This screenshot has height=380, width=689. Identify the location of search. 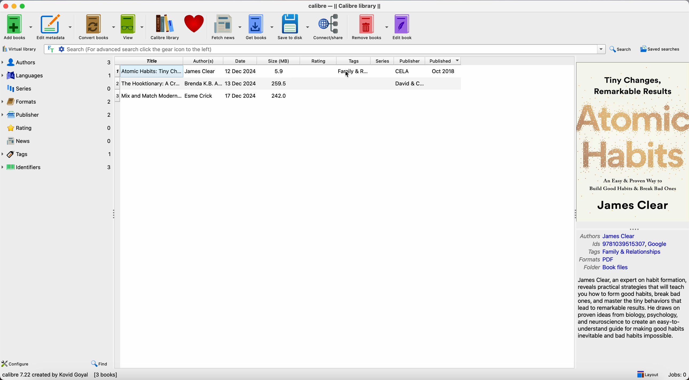
(621, 49).